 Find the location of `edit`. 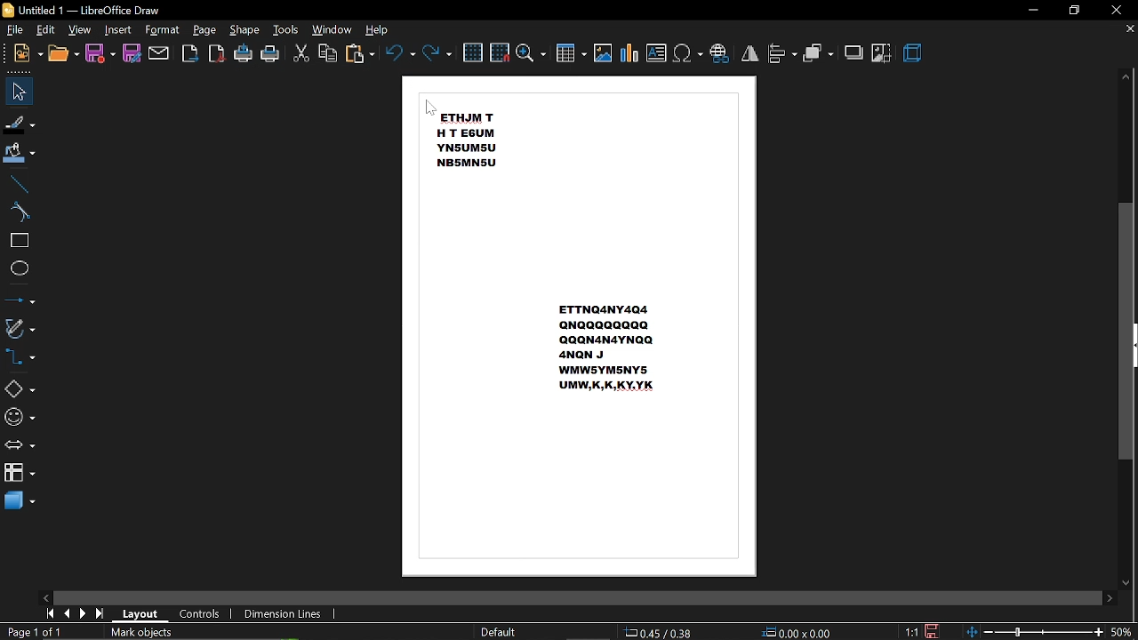

edit is located at coordinates (47, 30).